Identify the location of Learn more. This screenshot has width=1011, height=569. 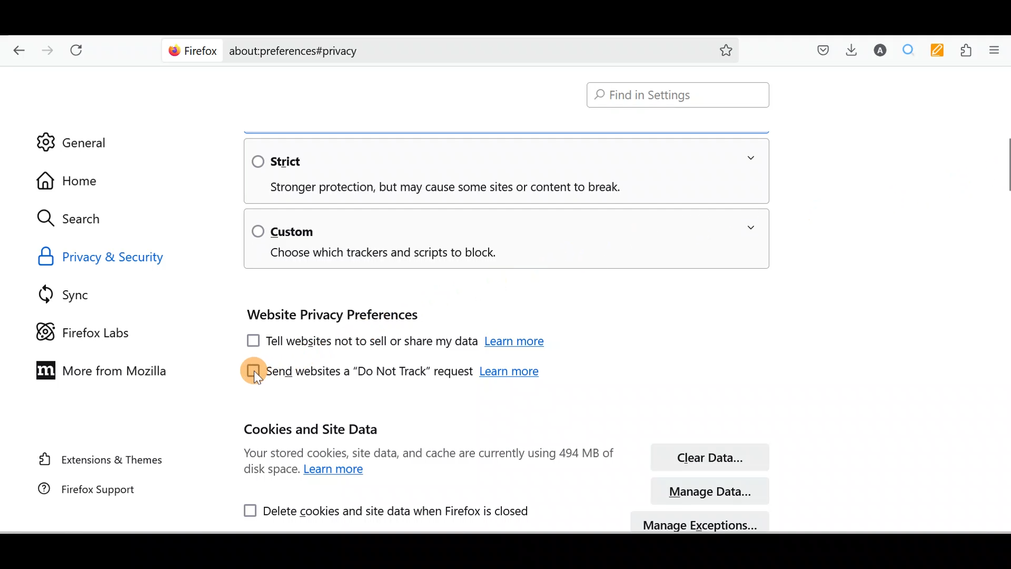
(510, 373).